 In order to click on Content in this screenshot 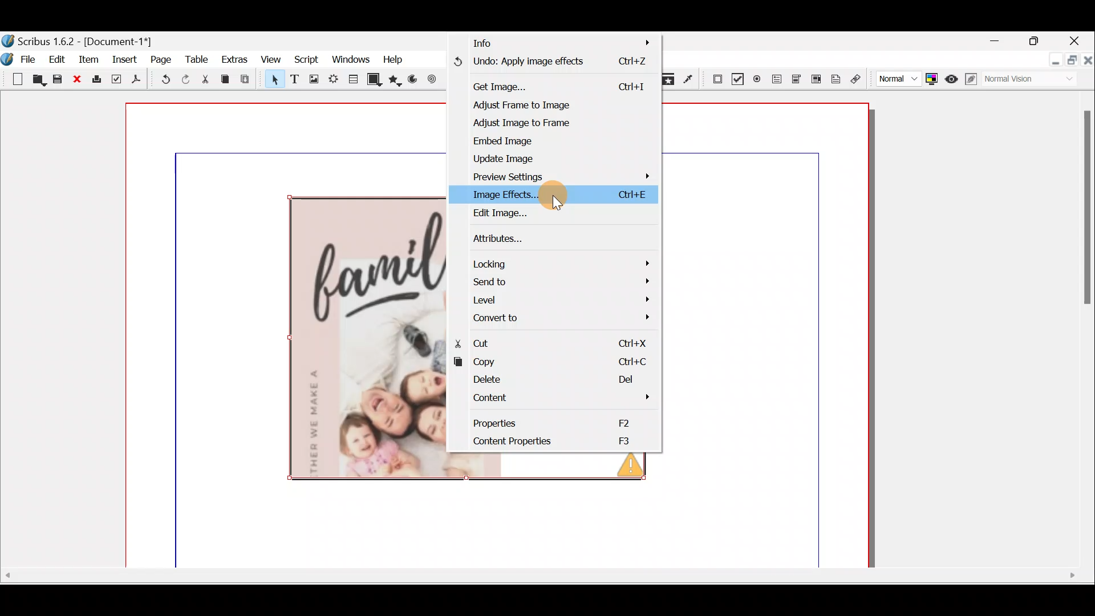, I will do `click(558, 399)`.